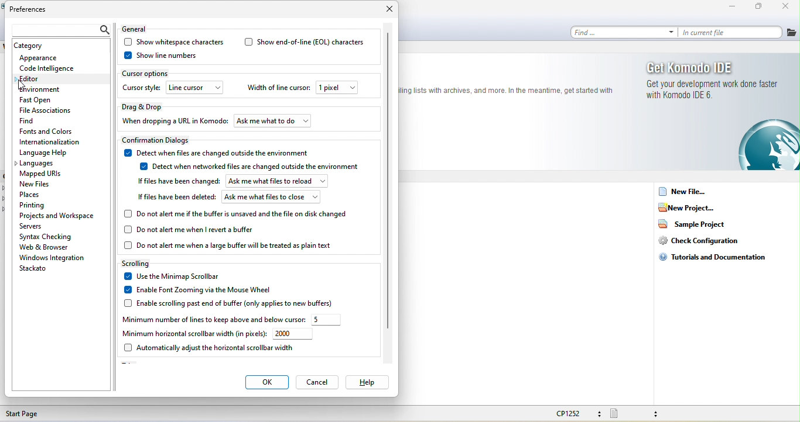 This screenshot has height=422, width=800. I want to click on file associations, so click(47, 110).